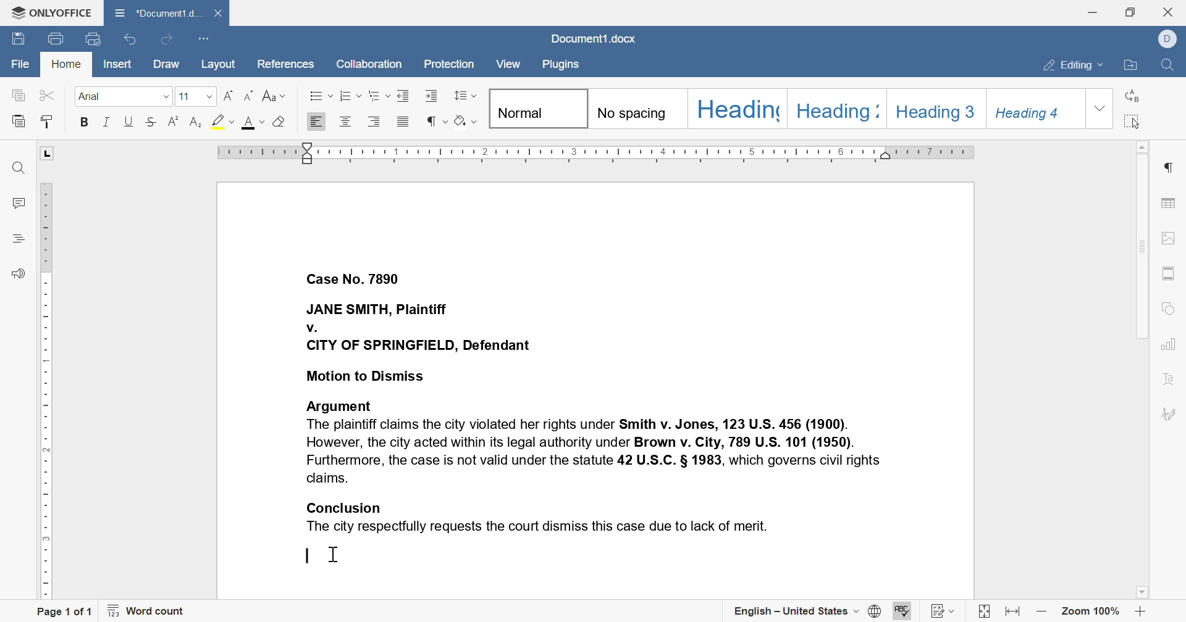 This screenshot has height=622, width=1186. I want to click on decrement font size, so click(251, 95).